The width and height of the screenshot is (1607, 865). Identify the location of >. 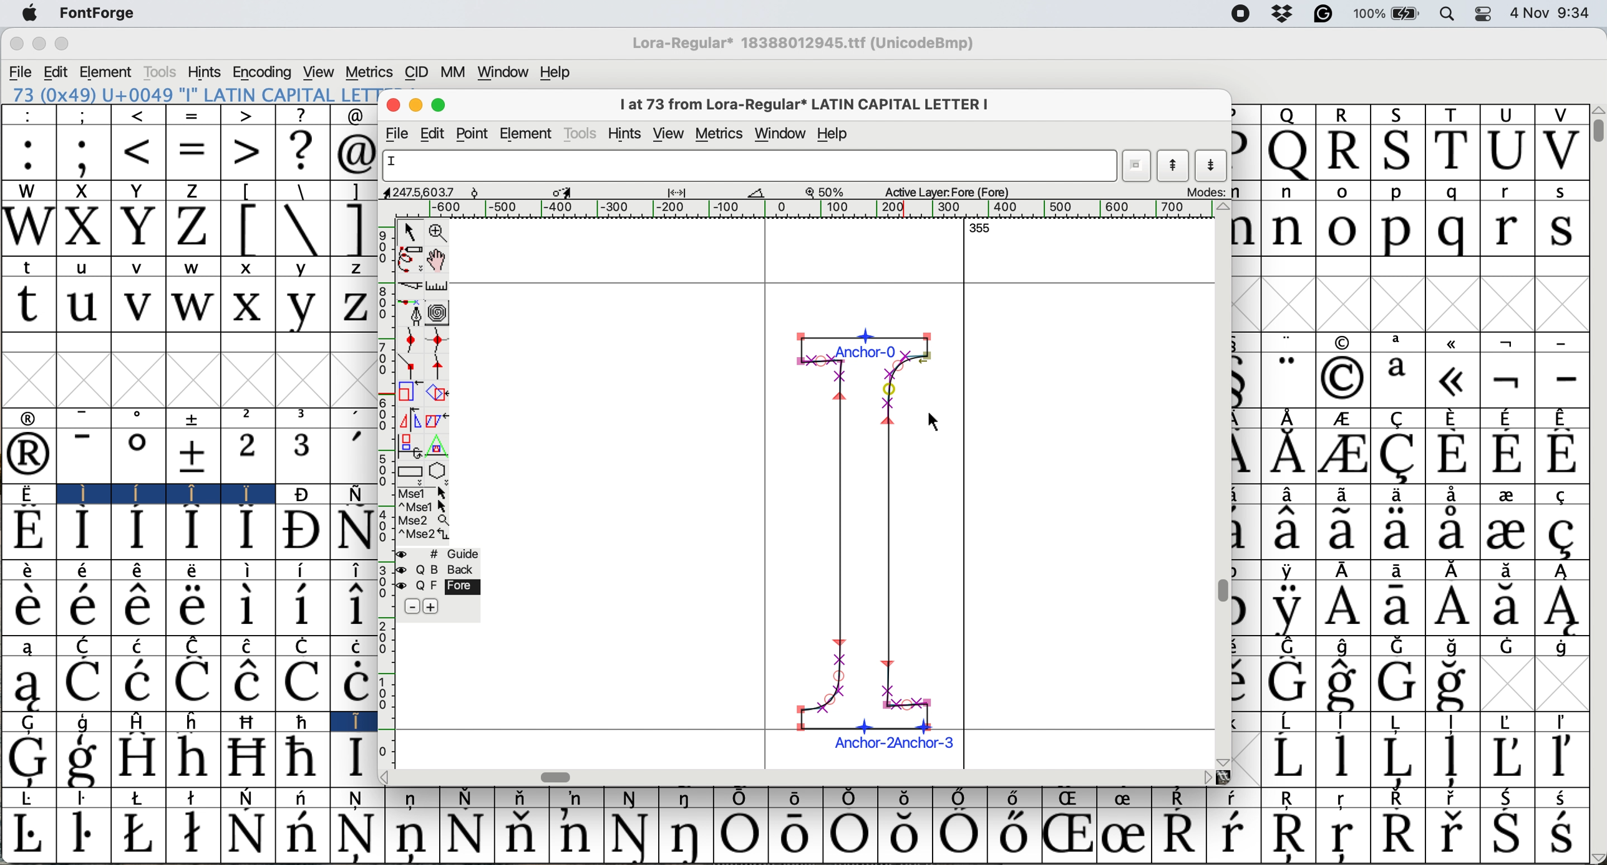
(245, 116).